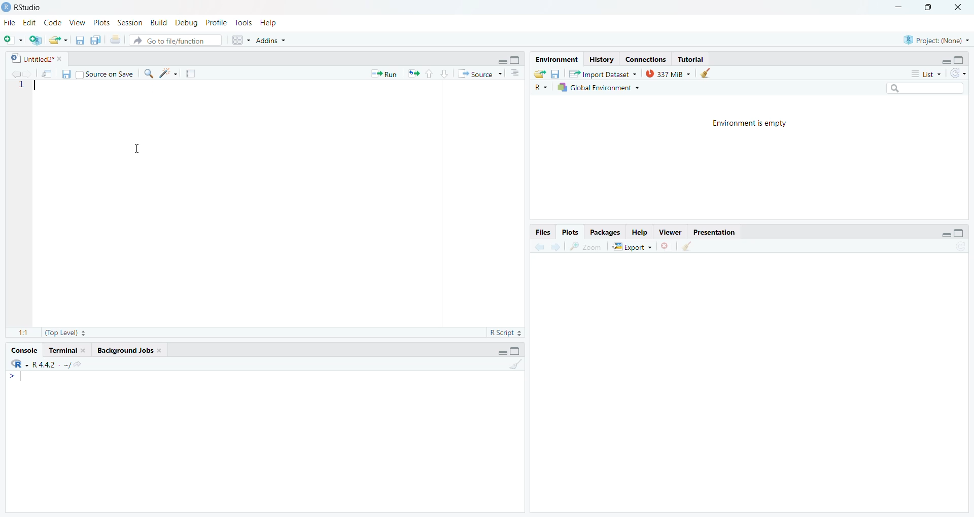  I want to click on Files, so click(541, 232).